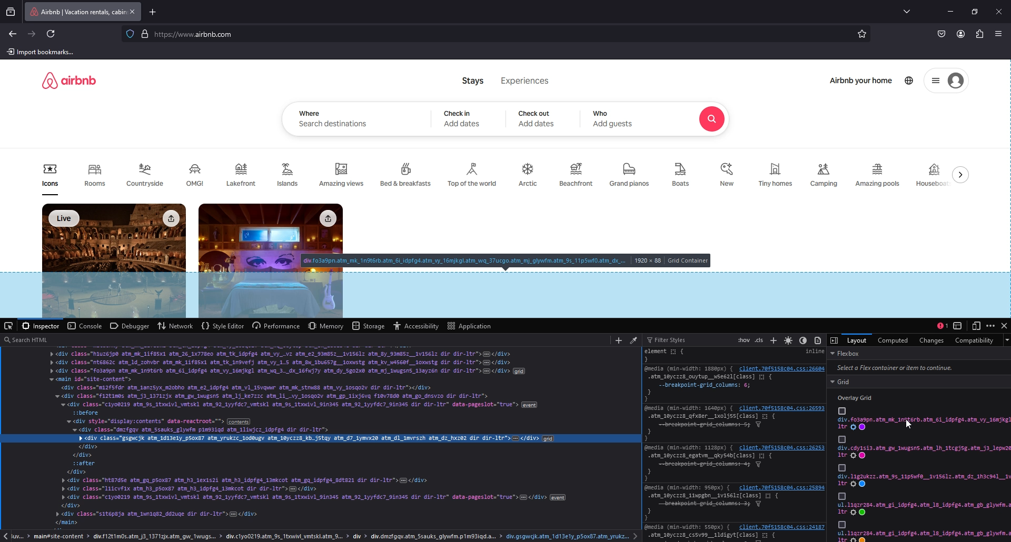 The image size is (1011, 542). What do you see at coordinates (841, 439) in the screenshot?
I see `Checkbox ` at bounding box center [841, 439].